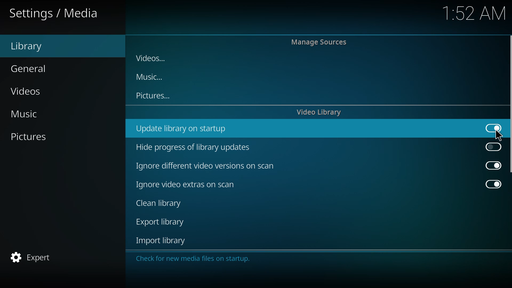  What do you see at coordinates (28, 90) in the screenshot?
I see `videos` at bounding box center [28, 90].